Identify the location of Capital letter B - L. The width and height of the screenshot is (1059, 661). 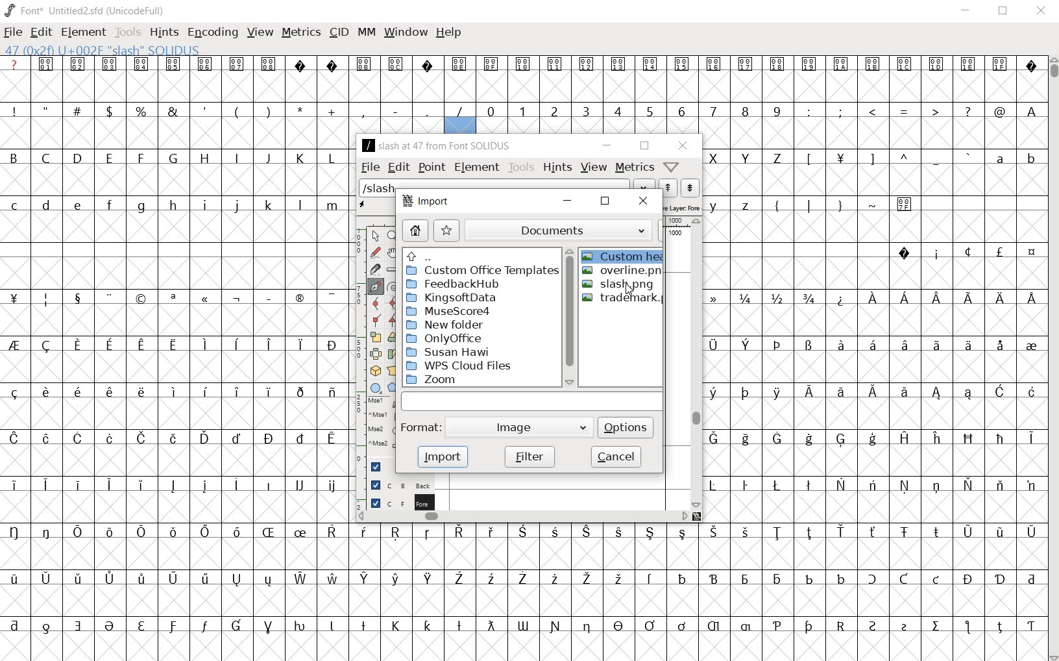
(172, 158).